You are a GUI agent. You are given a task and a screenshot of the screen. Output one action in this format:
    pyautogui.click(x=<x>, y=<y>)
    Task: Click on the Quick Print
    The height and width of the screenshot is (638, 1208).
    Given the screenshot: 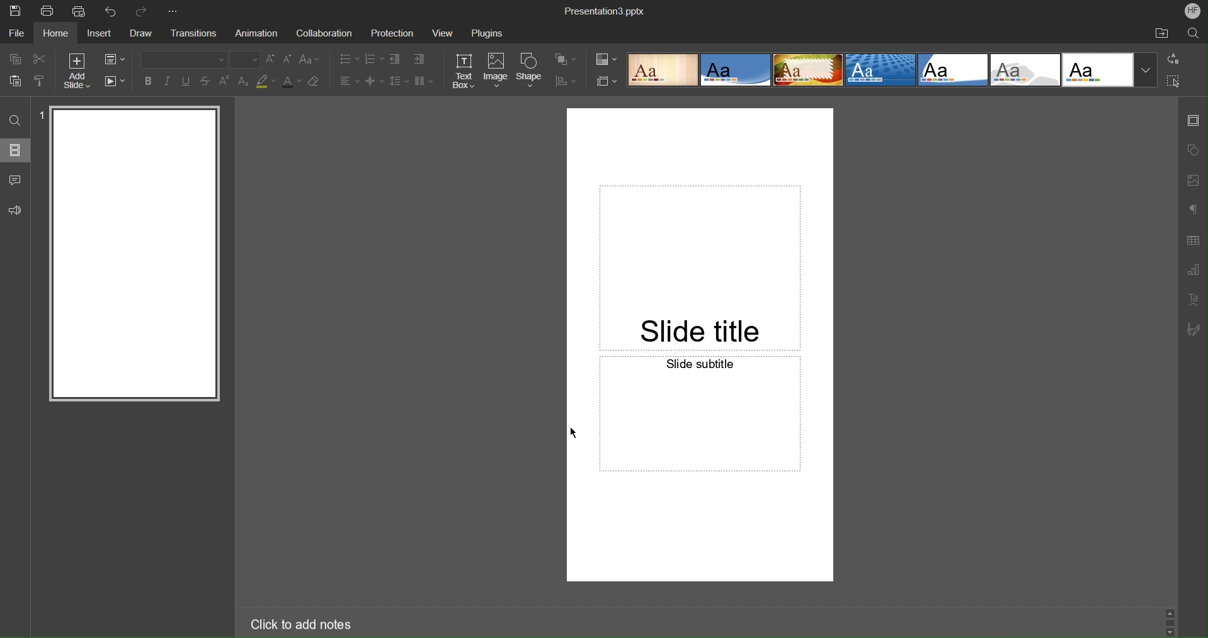 What is the action you would take?
    pyautogui.click(x=80, y=12)
    